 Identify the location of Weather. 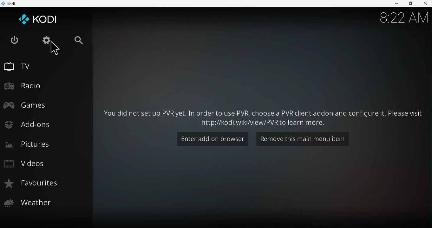
(45, 204).